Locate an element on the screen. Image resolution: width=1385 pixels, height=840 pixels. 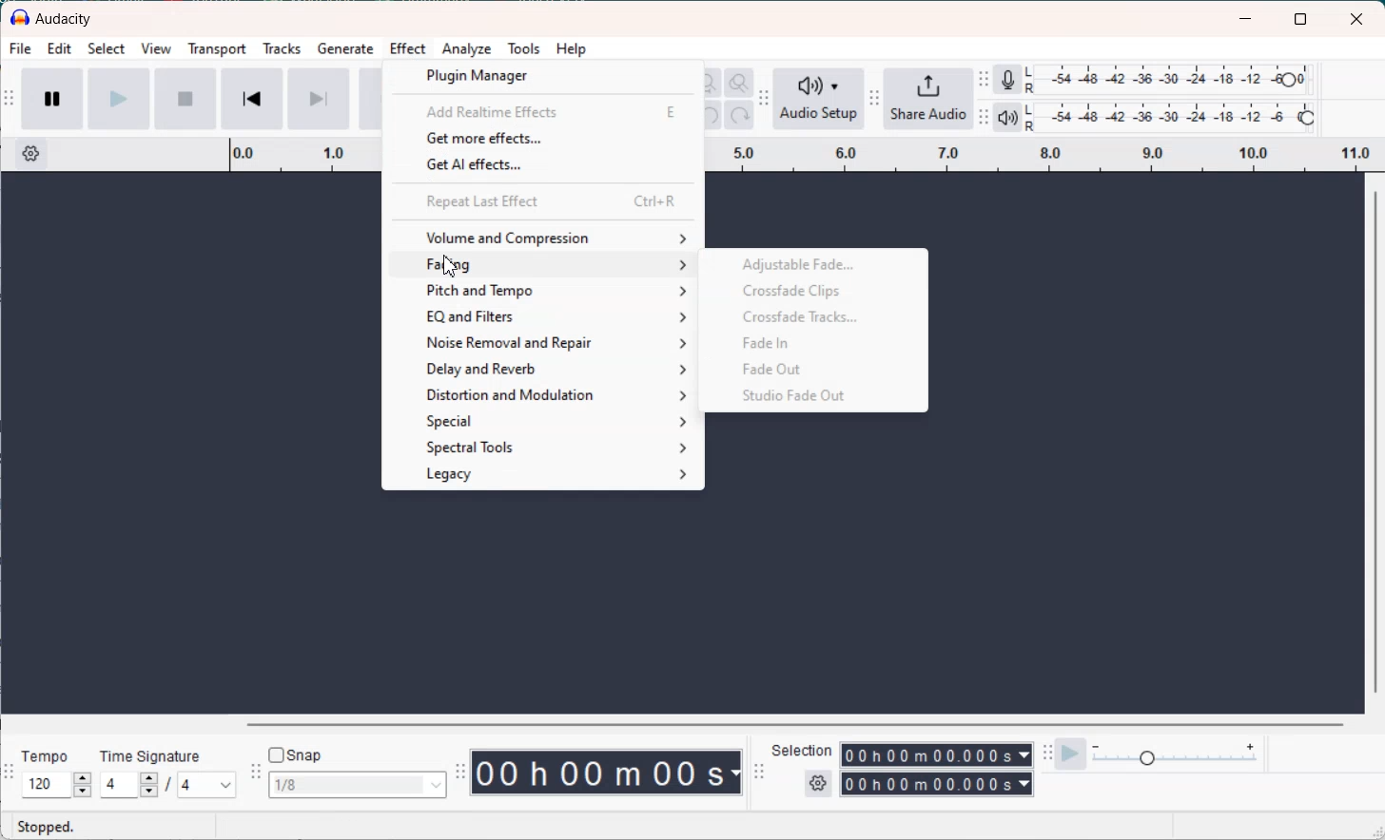
Audacity pay at speed toolbar is located at coordinates (1046, 754).